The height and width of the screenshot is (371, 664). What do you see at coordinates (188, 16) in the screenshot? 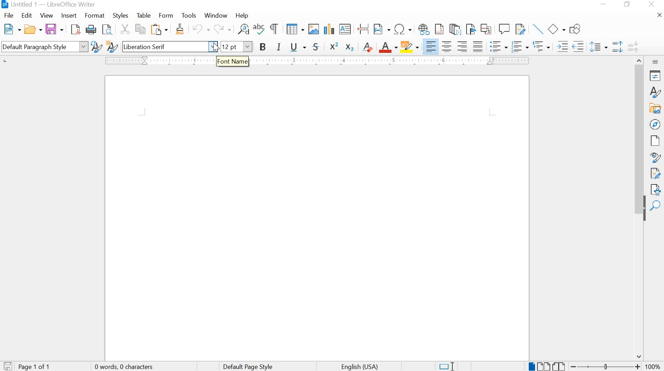
I see `TOOLS` at bounding box center [188, 16].